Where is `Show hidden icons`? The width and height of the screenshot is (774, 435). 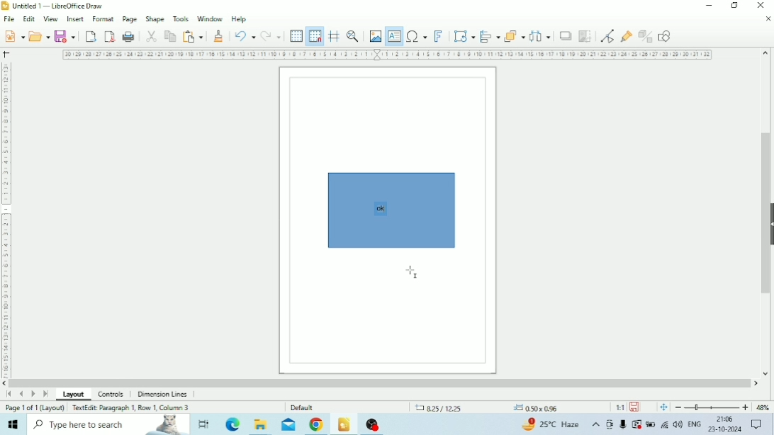 Show hidden icons is located at coordinates (596, 424).